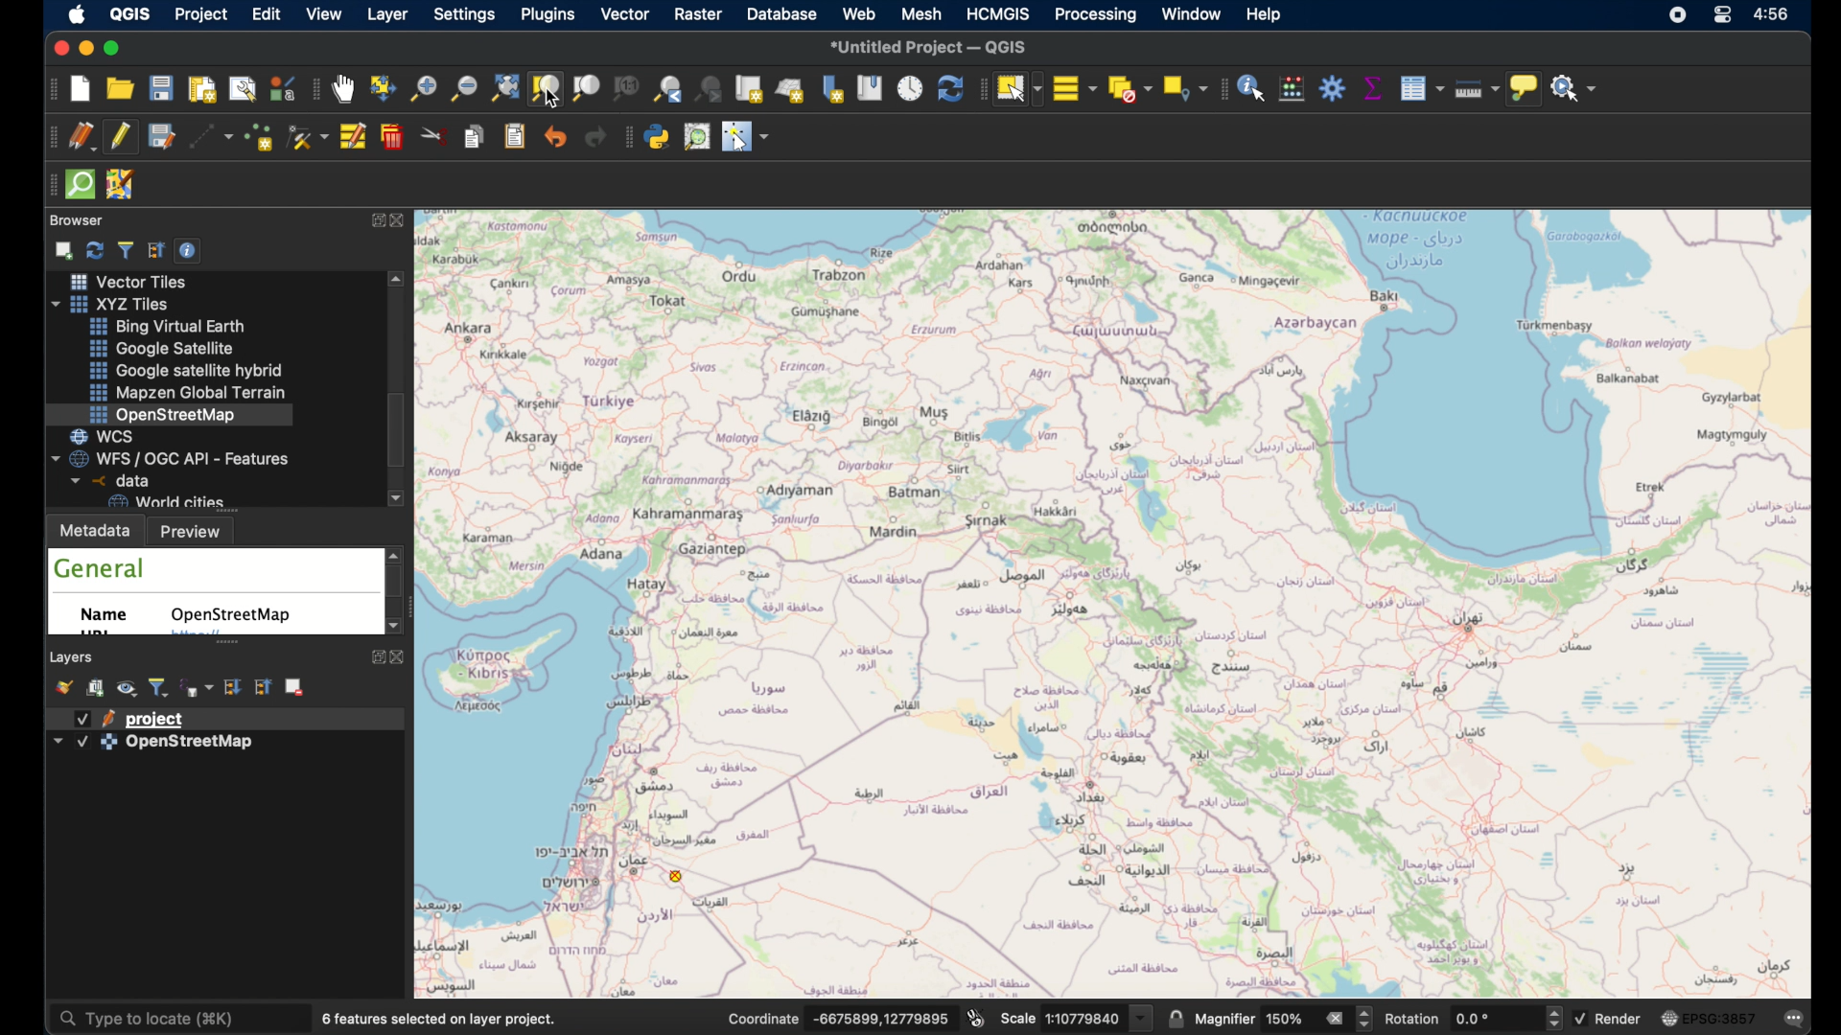  What do you see at coordinates (198, 686) in the screenshot?
I see `filter legend by expression` at bounding box center [198, 686].